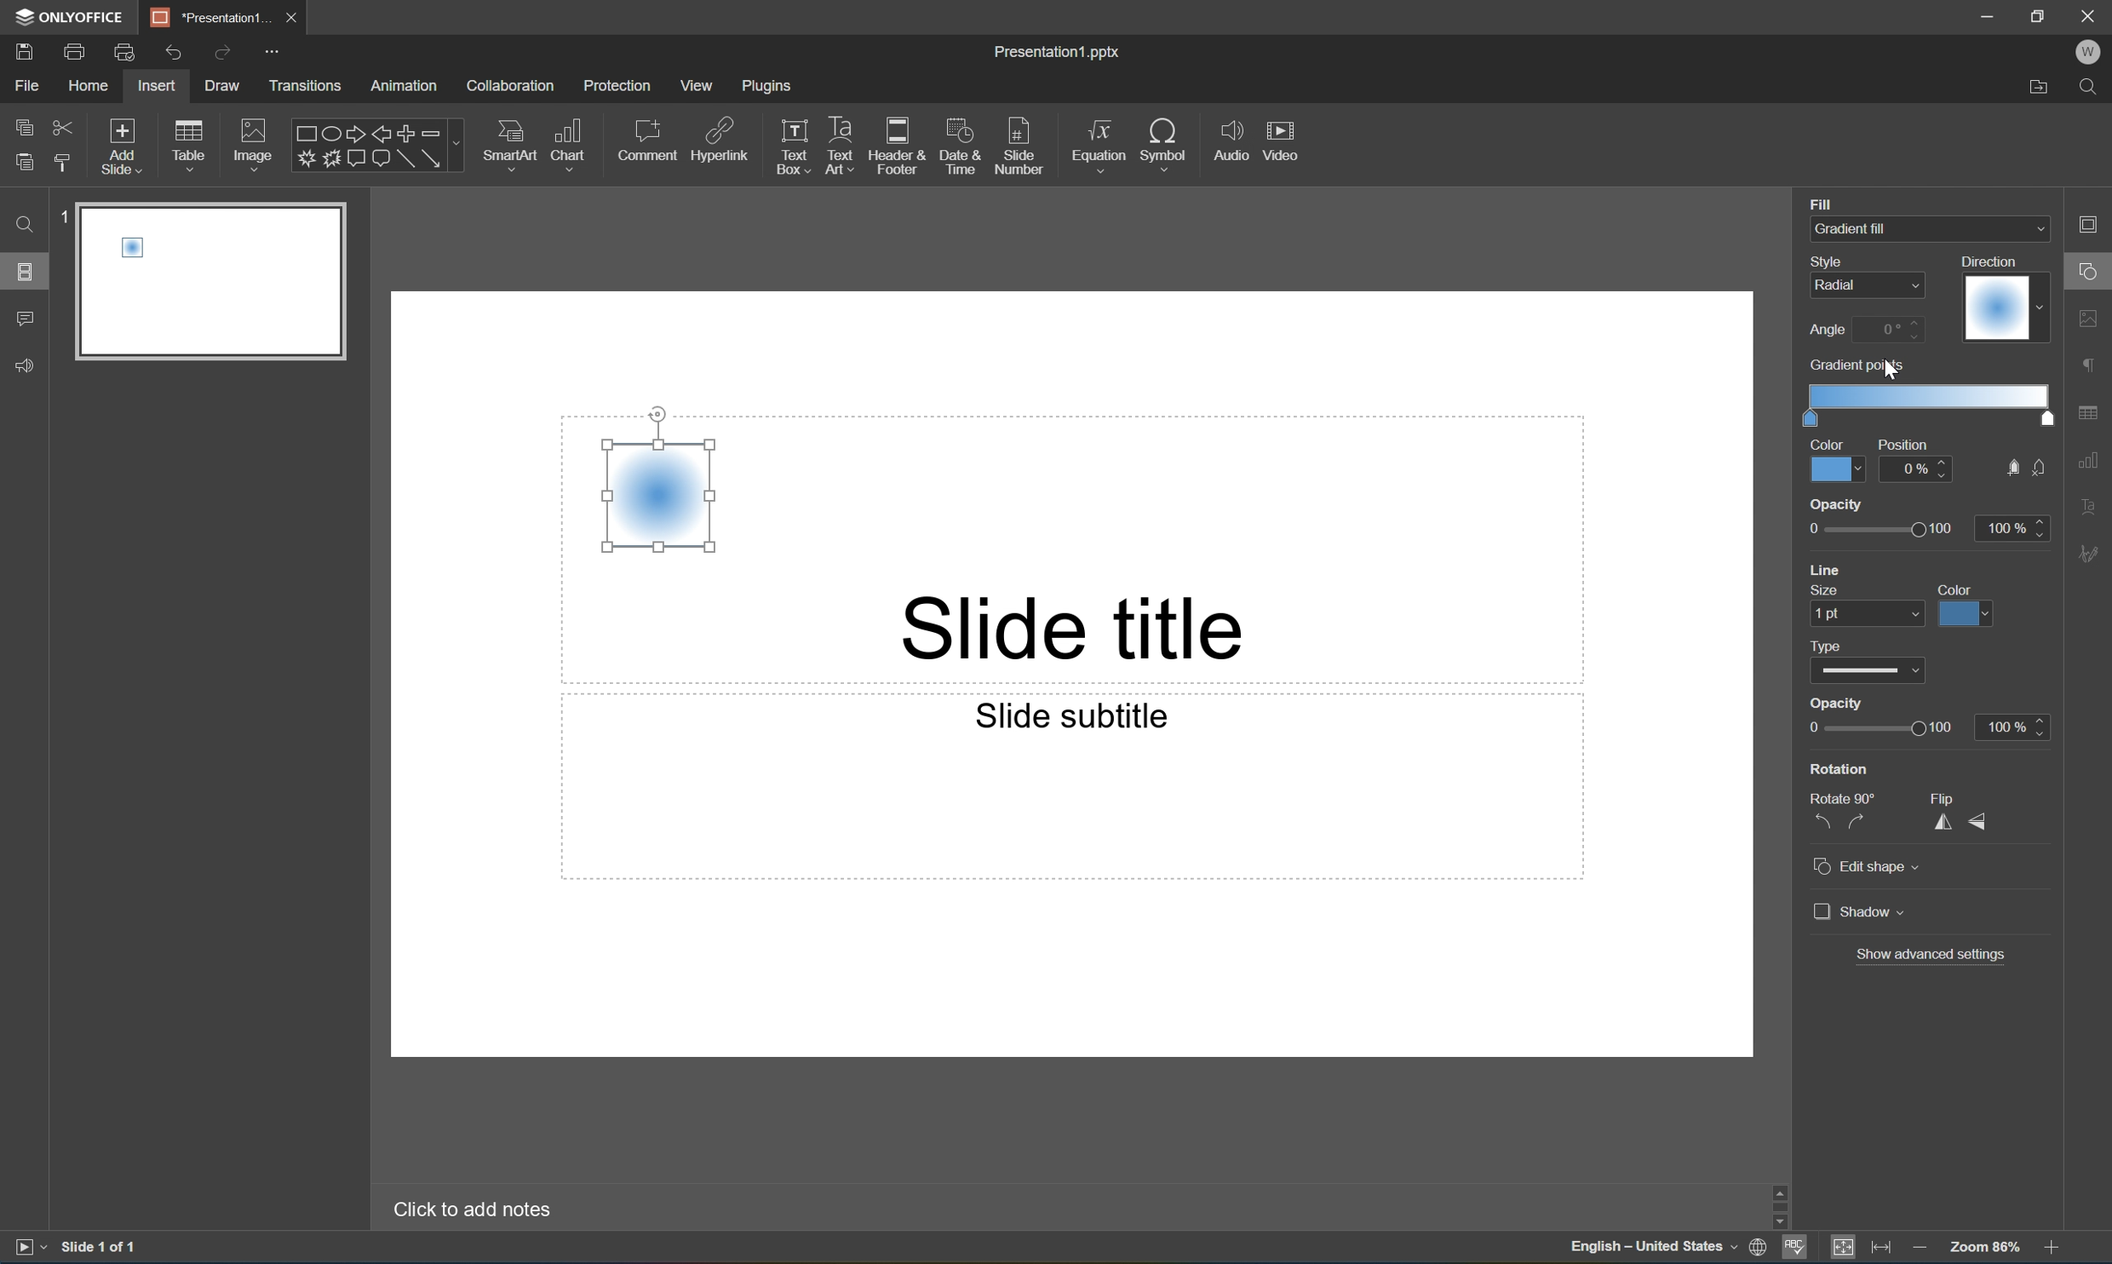 The width and height of the screenshot is (2112, 1264). What do you see at coordinates (1279, 139) in the screenshot?
I see `Video` at bounding box center [1279, 139].